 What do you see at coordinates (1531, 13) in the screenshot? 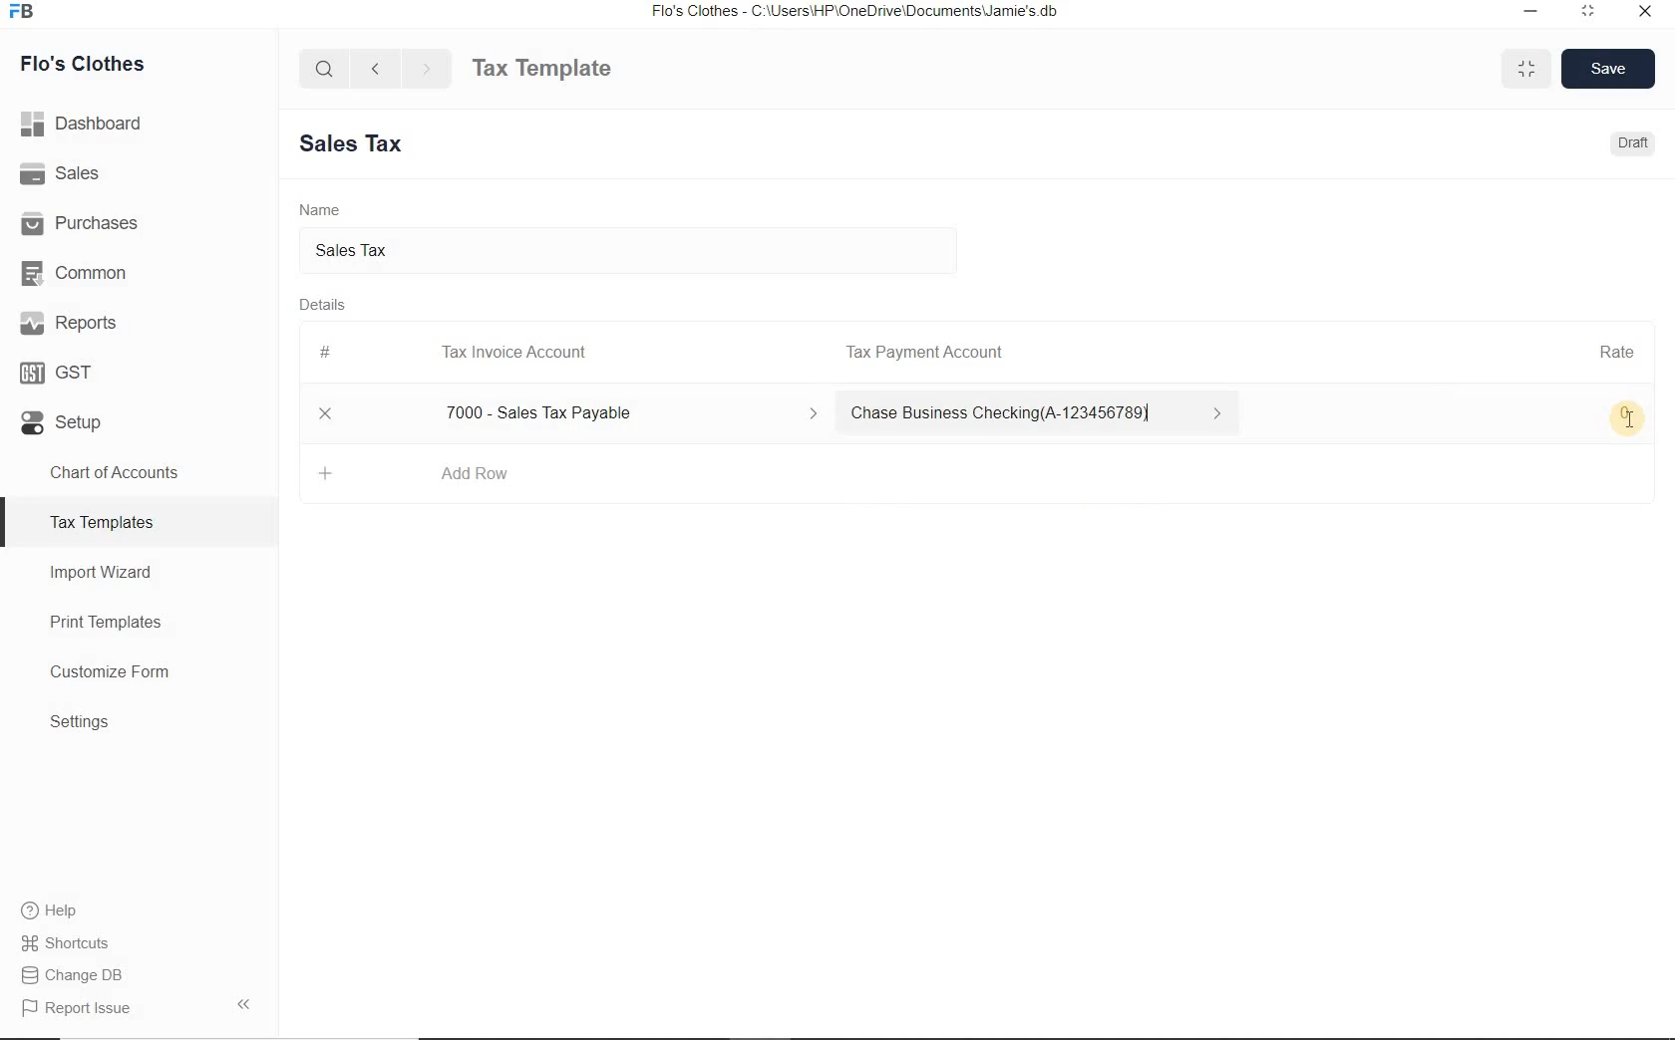
I see `Minimize` at bounding box center [1531, 13].